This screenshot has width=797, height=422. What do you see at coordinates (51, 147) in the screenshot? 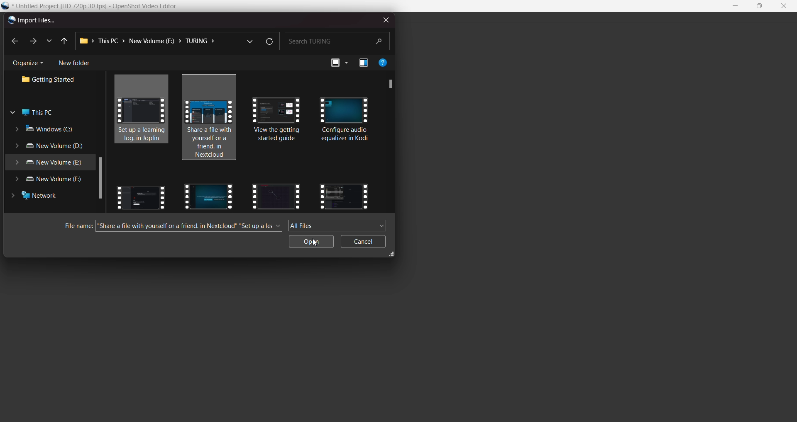
I see `new volume d` at bounding box center [51, 147].